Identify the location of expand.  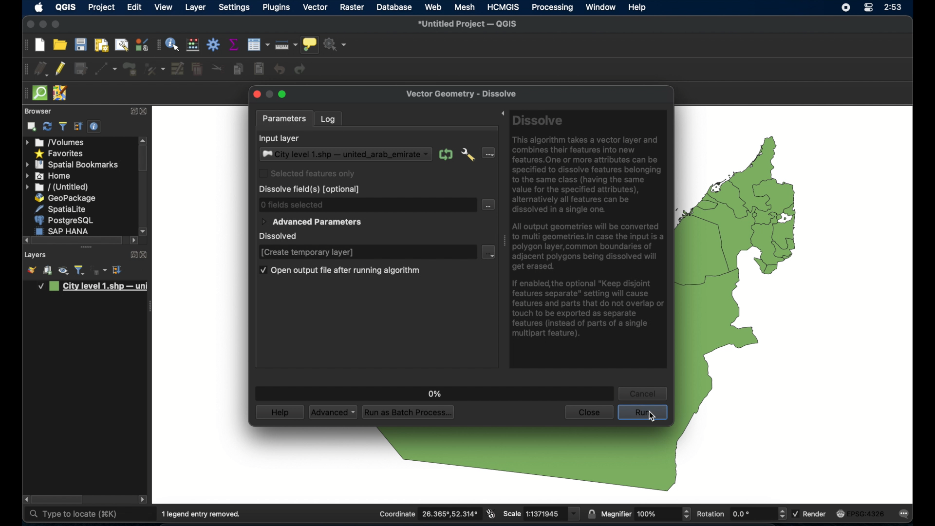
(502, 114).